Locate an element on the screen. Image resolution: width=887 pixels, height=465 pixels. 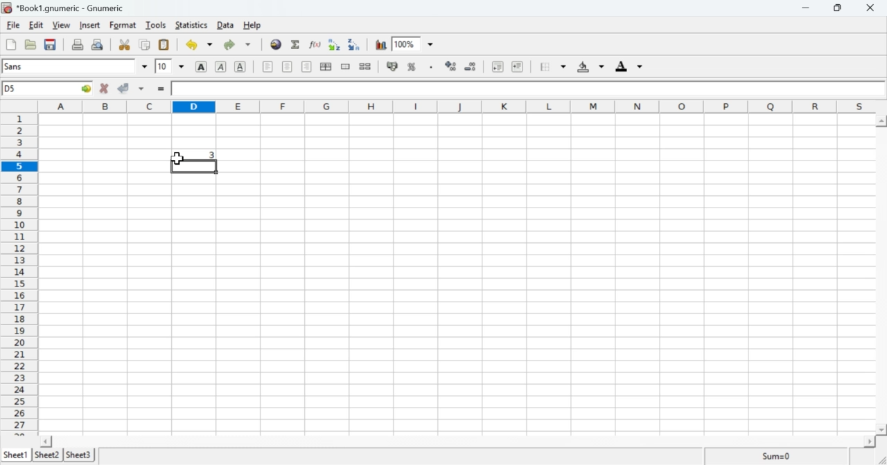
Align right is located at coordinates (288, 68).